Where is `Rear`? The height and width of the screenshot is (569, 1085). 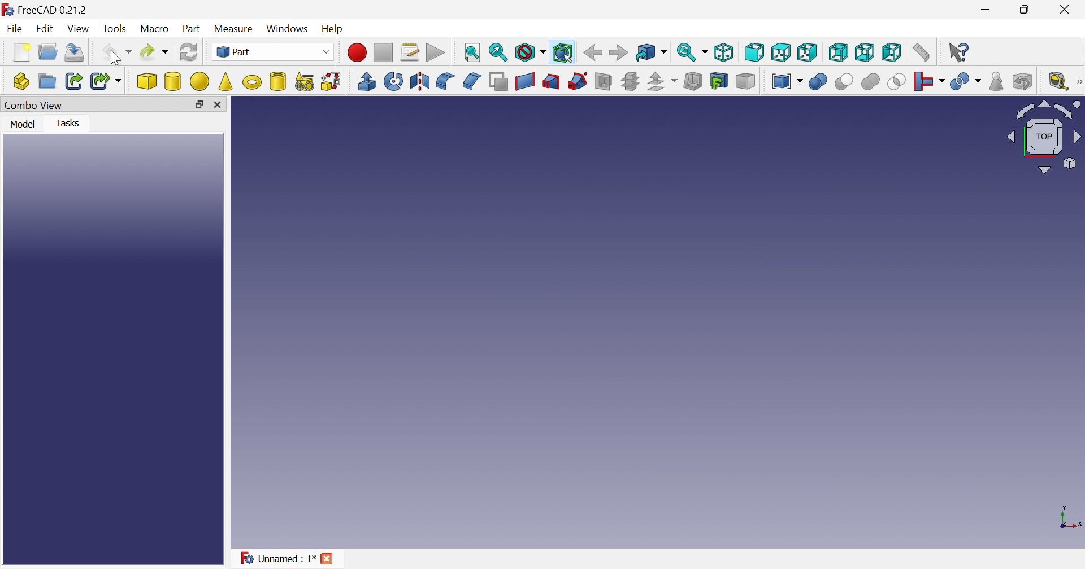
Rear is located at coordinates (839, 53).